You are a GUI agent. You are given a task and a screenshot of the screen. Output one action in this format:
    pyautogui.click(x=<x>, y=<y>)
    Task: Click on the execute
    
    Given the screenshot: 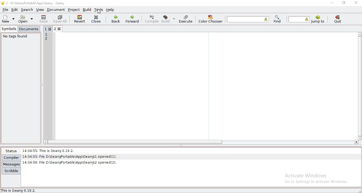 What is the action you would take?
    pyautogui.click(x=186, y=19)
    